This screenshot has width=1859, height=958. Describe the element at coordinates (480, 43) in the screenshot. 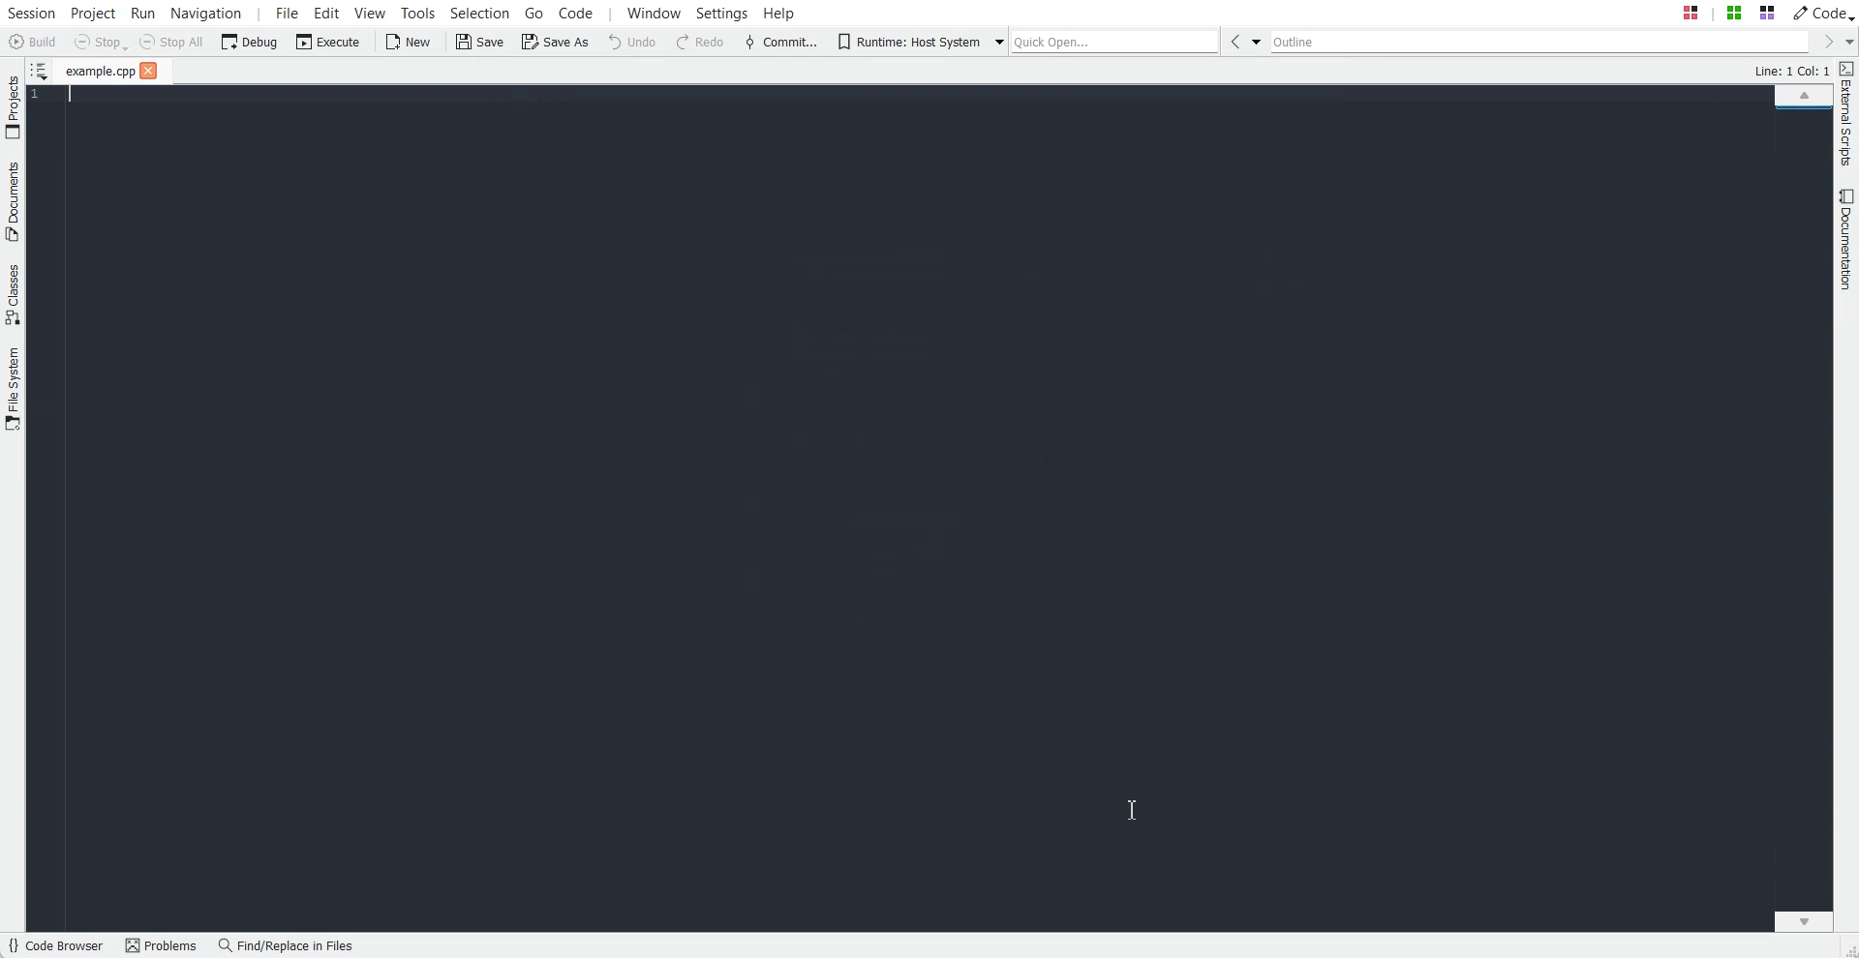

I see `Save` at that location.